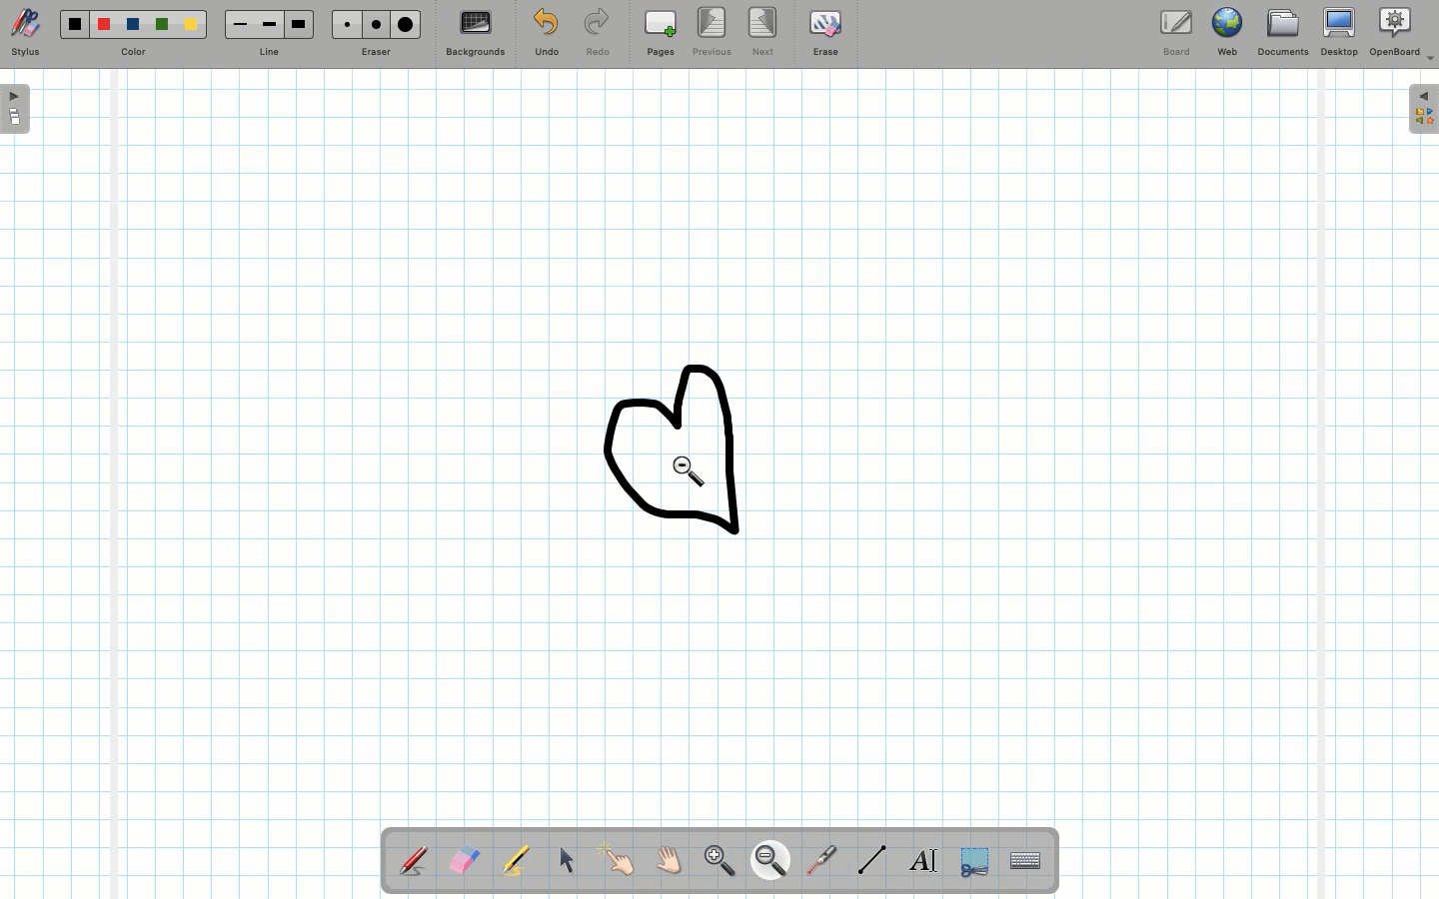 The image size is (1439, 899). What do you see at coordinates (1423, 110) in the screenshot?
I see `Expand folder` at bounding box center [1423, 110].